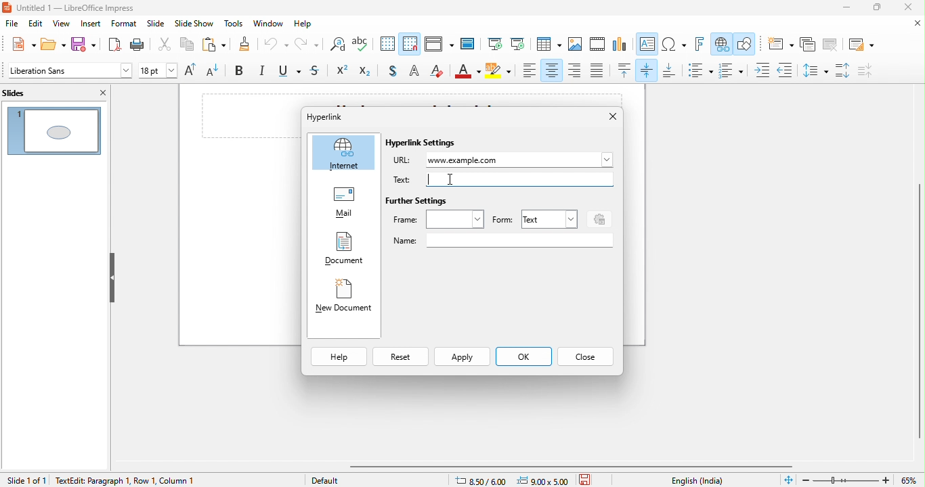  Describe the element at coordinates (194, 25) in the screenshot. I see `slide show` at that location.